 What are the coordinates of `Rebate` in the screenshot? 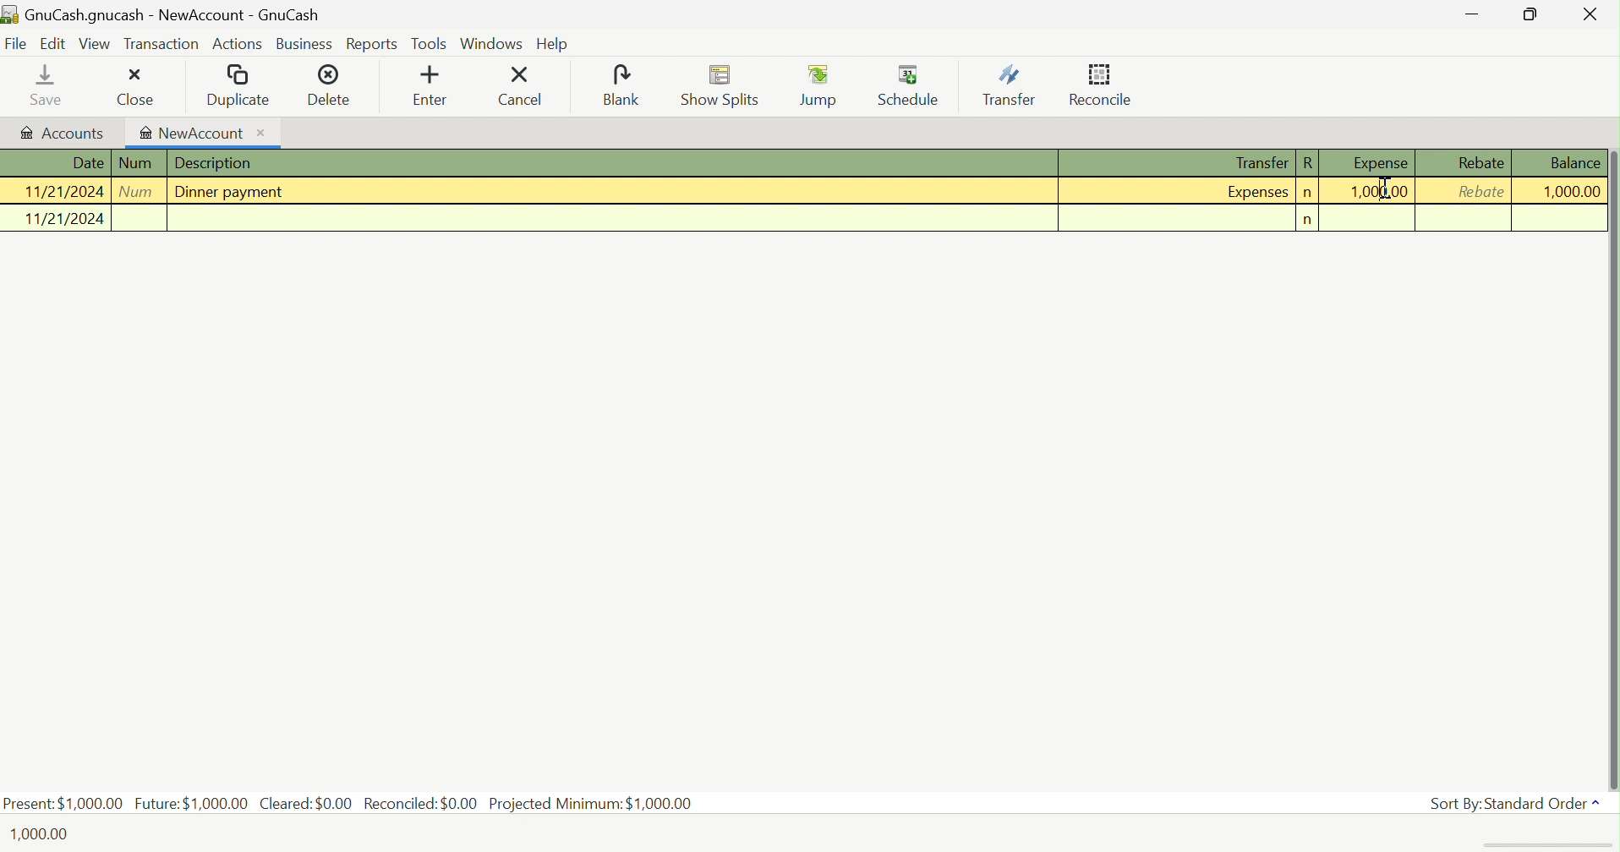 It's located at (1480, 190).